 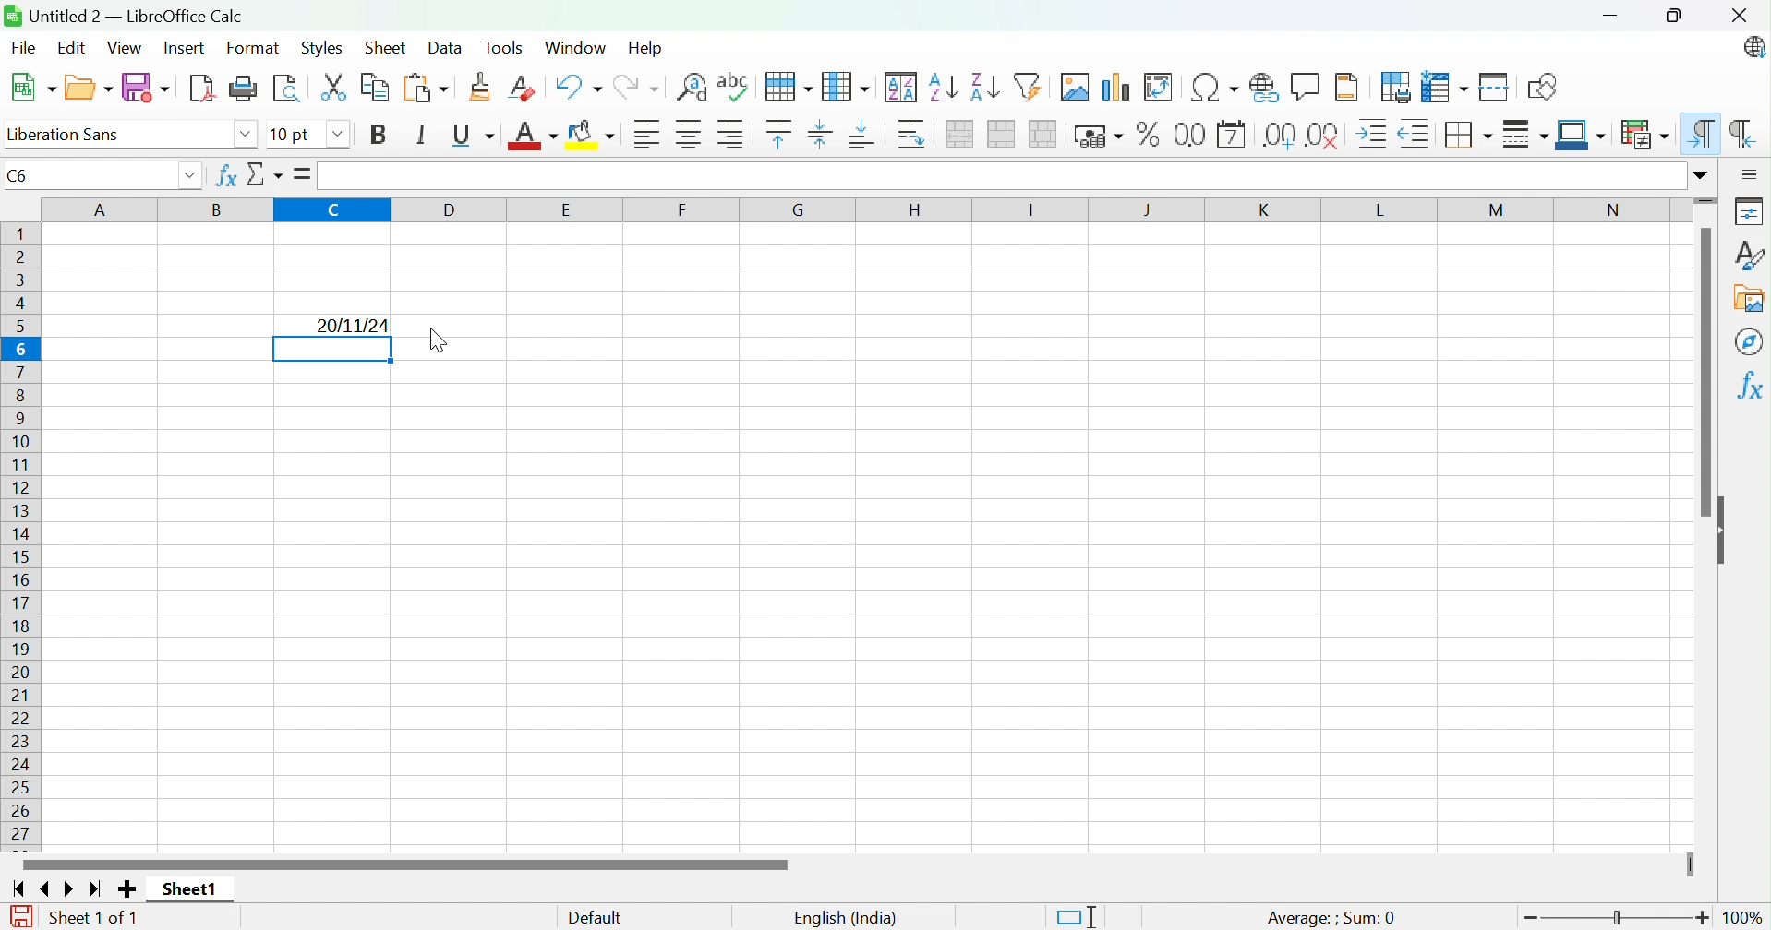 I want to click on Tick, so click(x=296, y=174).